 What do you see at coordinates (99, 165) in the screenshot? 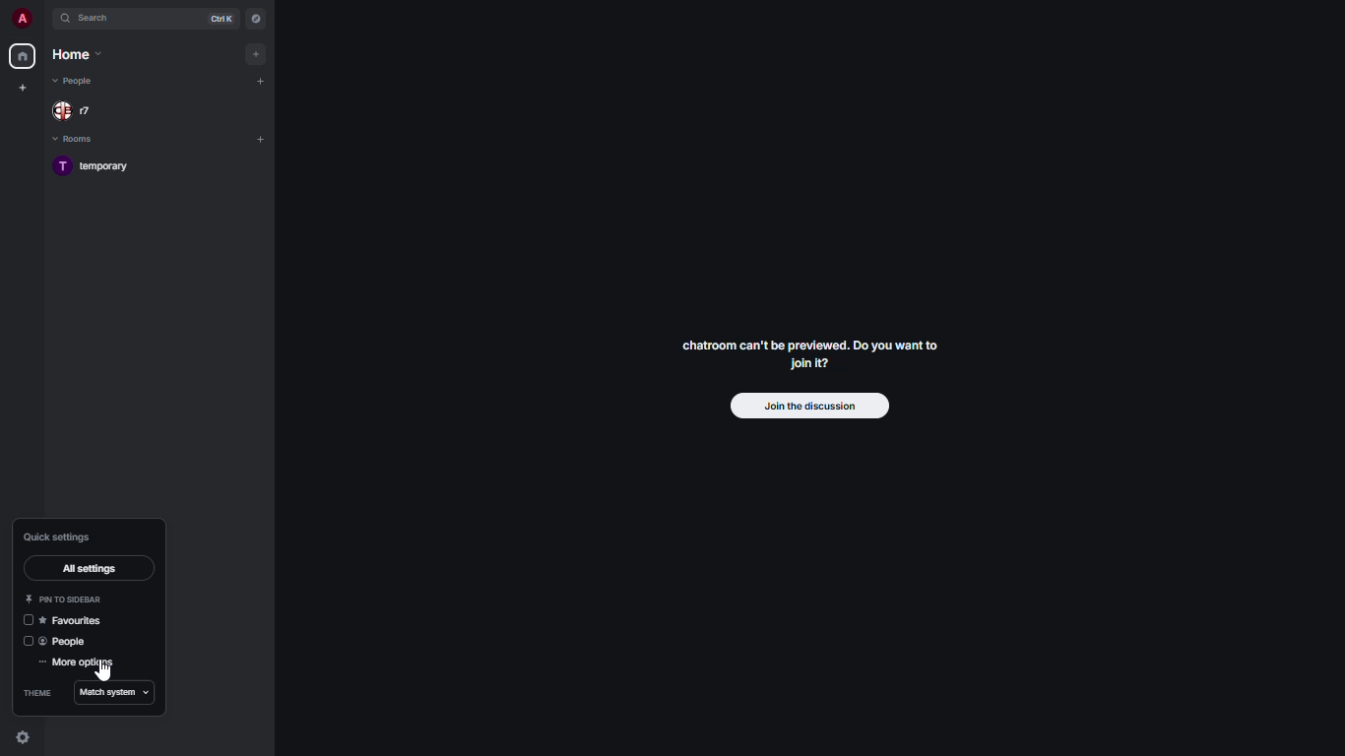
I see `room` at bounding box center [99, 165].